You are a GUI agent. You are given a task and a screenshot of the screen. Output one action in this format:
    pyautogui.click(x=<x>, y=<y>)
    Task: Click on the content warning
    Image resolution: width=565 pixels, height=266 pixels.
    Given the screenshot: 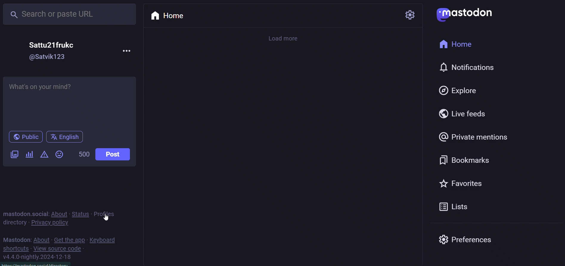 What is the action you would take?
    pyautogui.click(x=44, y=155)
    